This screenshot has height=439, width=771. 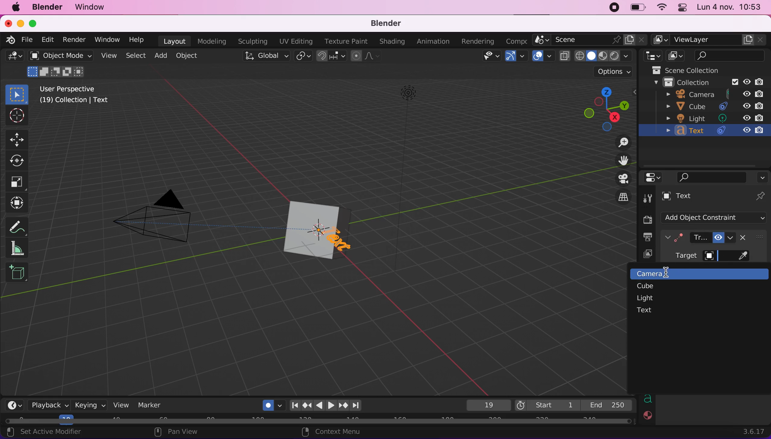 I want to click on text, so click(x=714, y=131).